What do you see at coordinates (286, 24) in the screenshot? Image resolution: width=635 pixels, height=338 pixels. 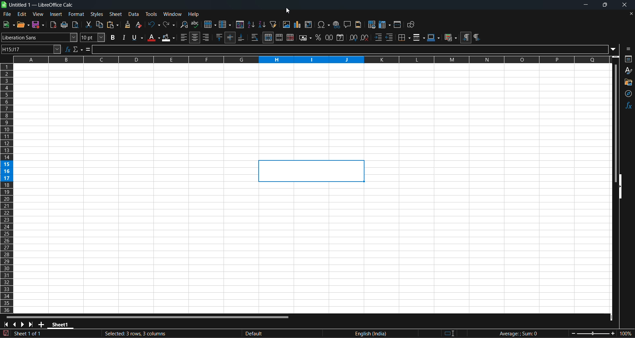 I see `insert image` at bounding box center [286, 24].